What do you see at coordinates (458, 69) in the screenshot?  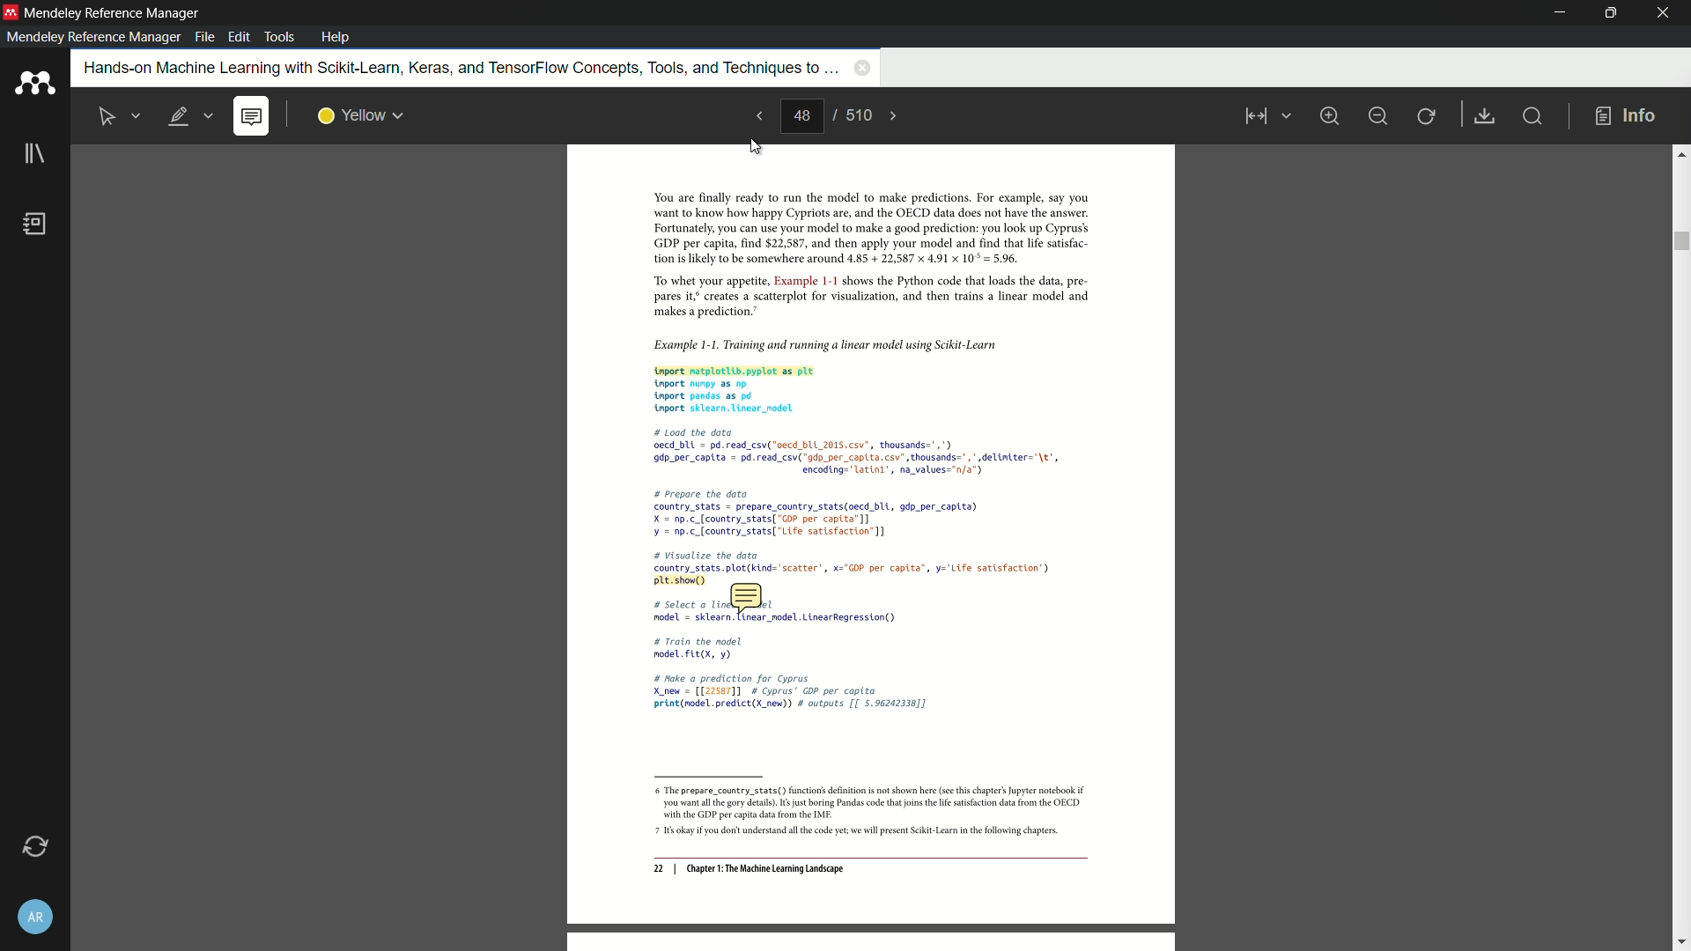 I see `book name` at bounding box center [458, 69].